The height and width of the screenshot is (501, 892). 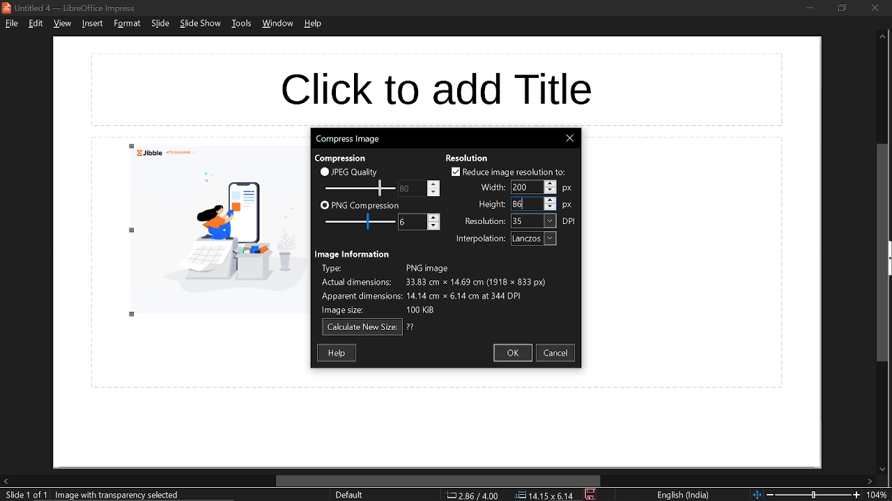 I want to click on move left, so click(x=6, y=481).